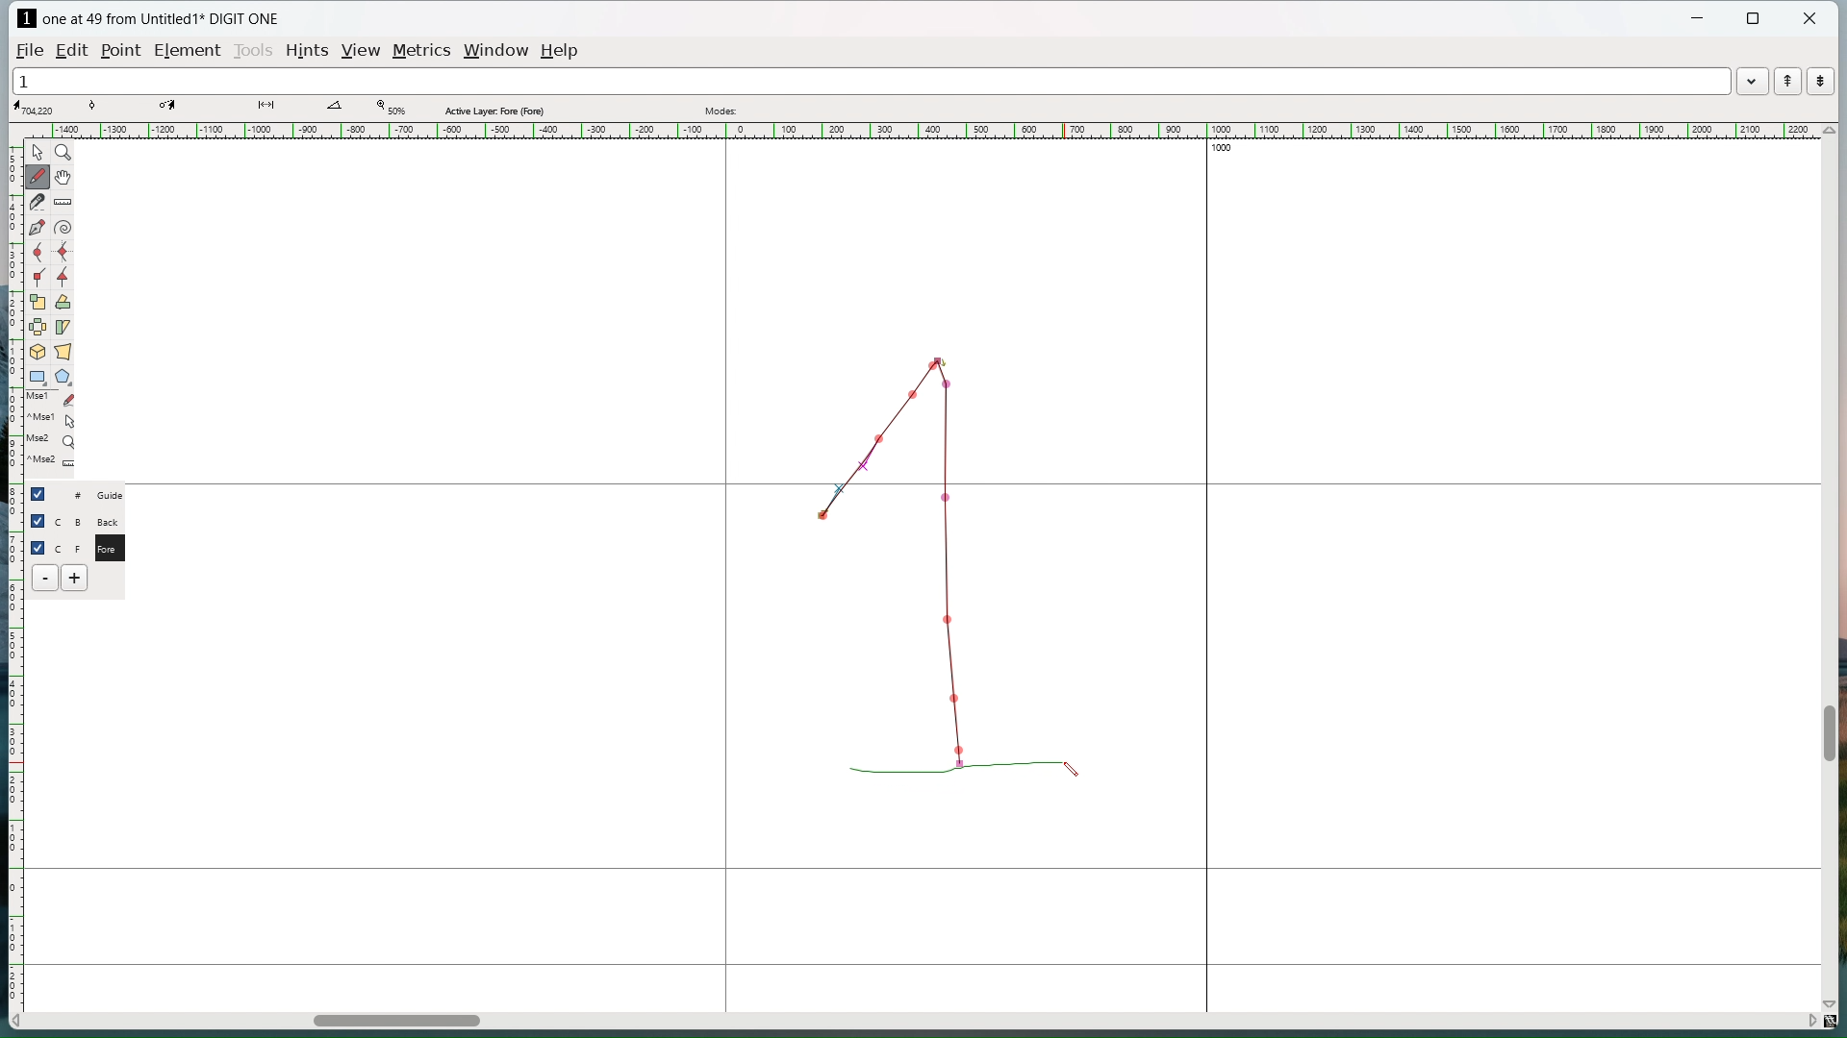  What do you see at coordinates (1700, 20) in the screenshot?
I see `minimize` at bounding box center [1700, 20].